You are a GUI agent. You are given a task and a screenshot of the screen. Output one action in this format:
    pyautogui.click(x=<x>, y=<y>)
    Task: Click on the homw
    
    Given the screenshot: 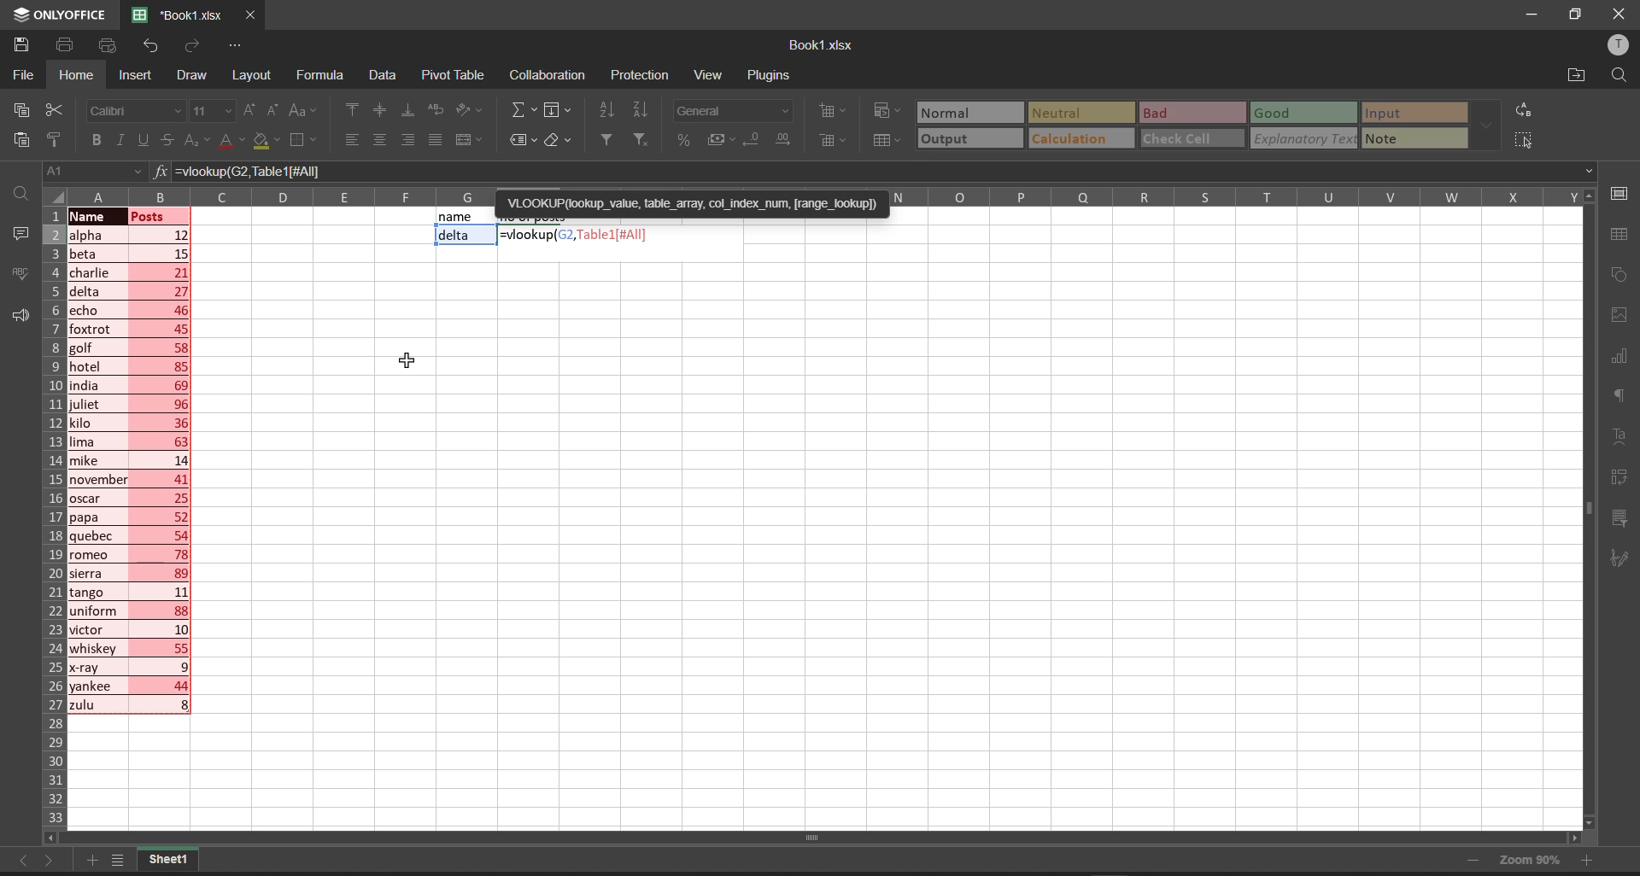 What is the action you would take?
    pyautogui.click(x=75, y=75)
    